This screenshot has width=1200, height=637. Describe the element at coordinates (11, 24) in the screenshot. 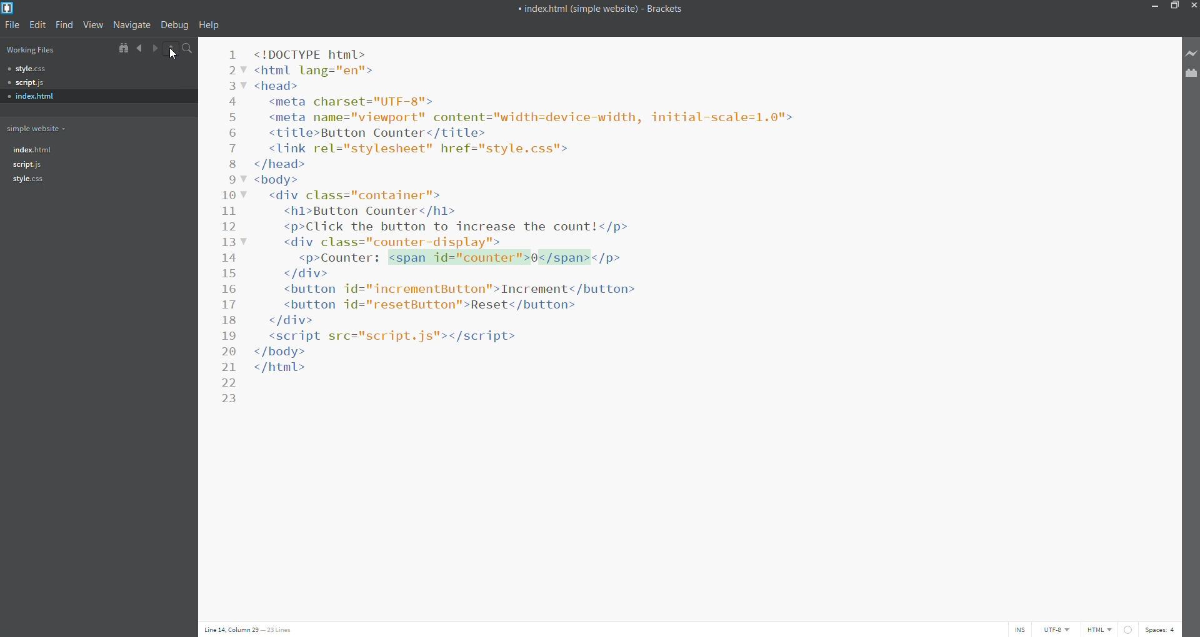

I see `file` at that location.